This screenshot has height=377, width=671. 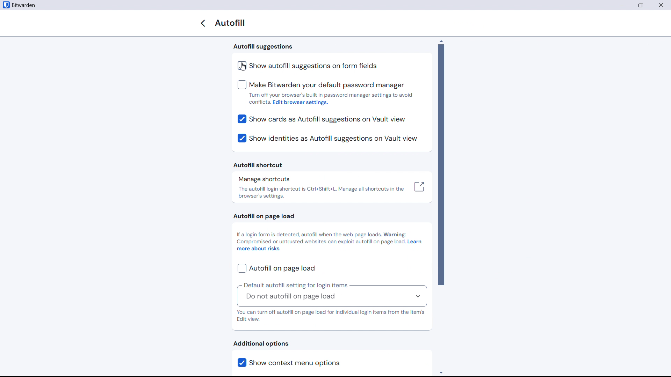 I want to click on title, so click(x=24, y=5).